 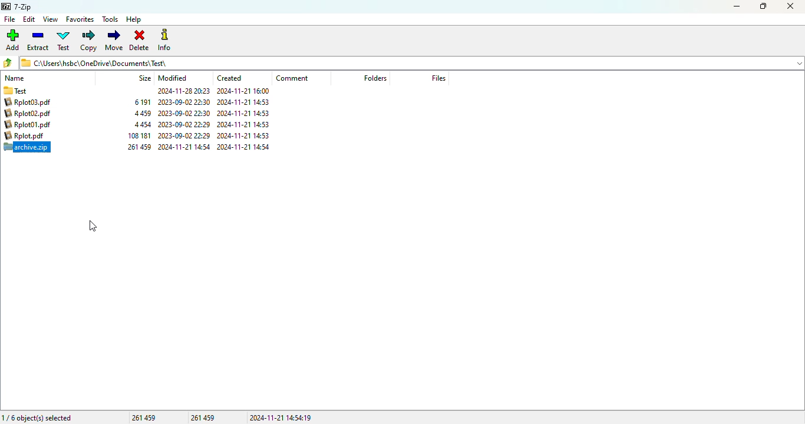 What do you see at coordinates (13, 40) in the screenshot?
I see `add` at bounding box center [13, 40].